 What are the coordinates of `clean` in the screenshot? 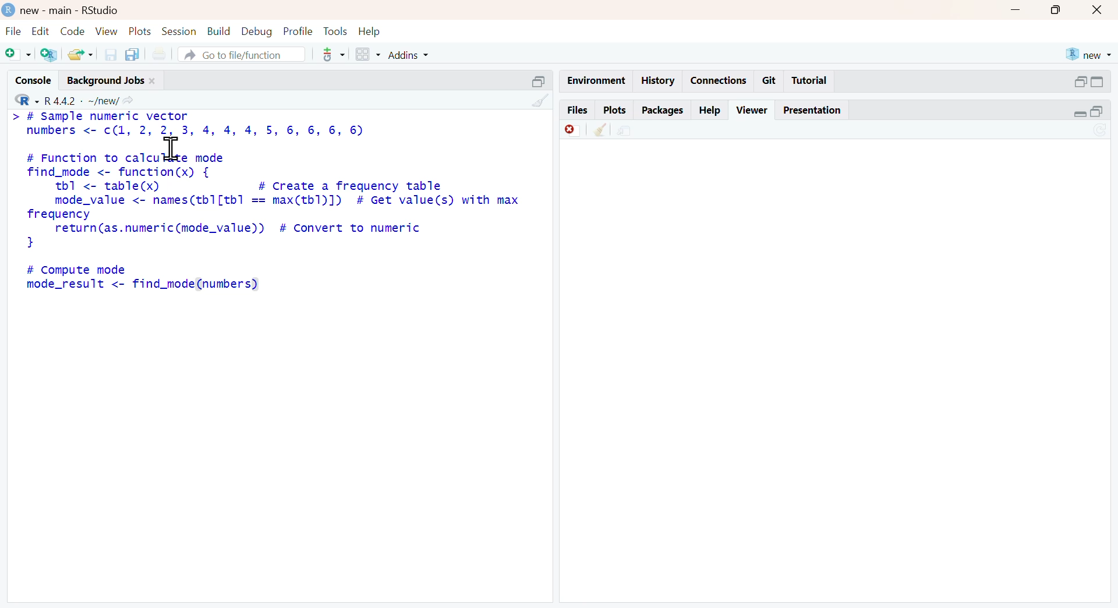 It's located at (542, 100).